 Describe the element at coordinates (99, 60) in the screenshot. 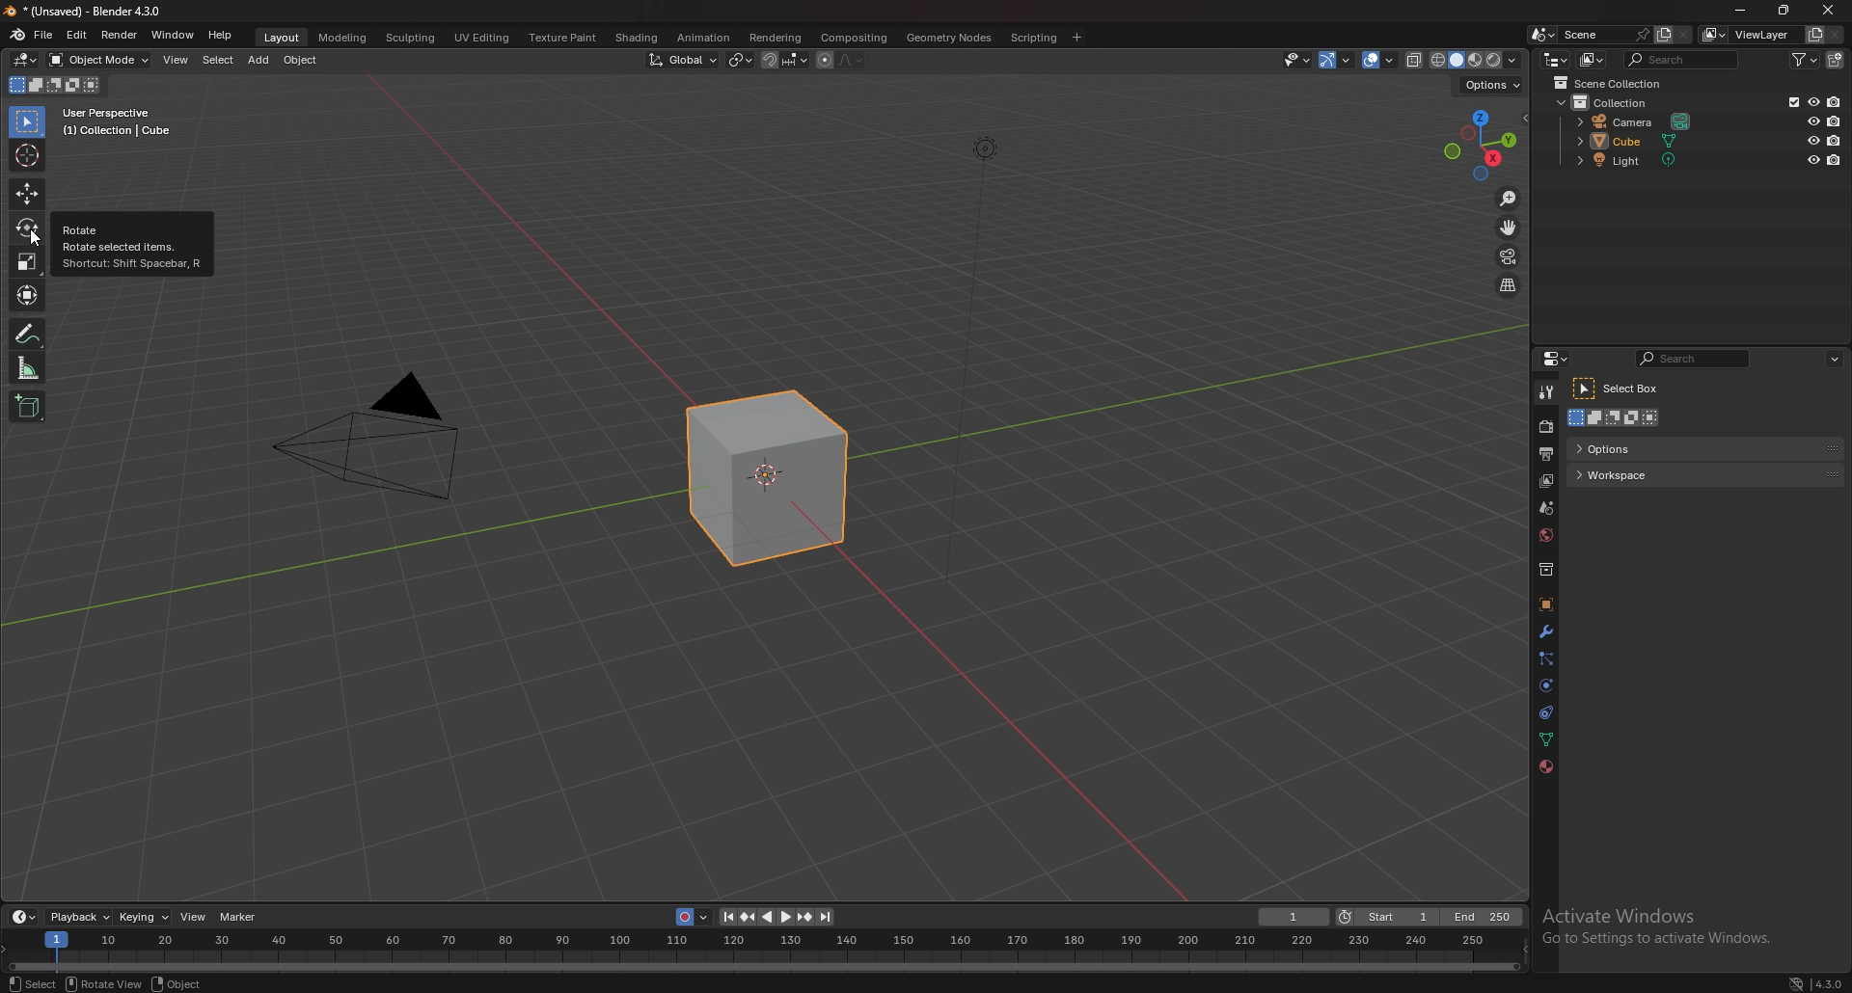

I see `object mode` at that location.